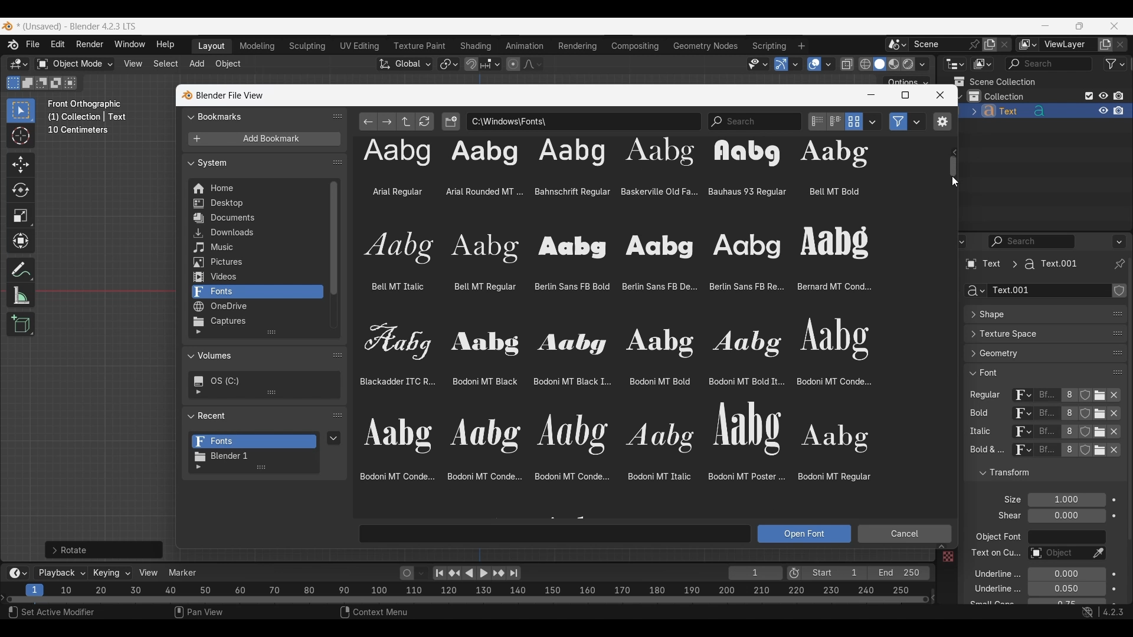 The height and width of the screenshot is (637, 1133). Describe the element at coordinates (440, 573) in the screenshot. I see `Jump to endpoint` at that location.